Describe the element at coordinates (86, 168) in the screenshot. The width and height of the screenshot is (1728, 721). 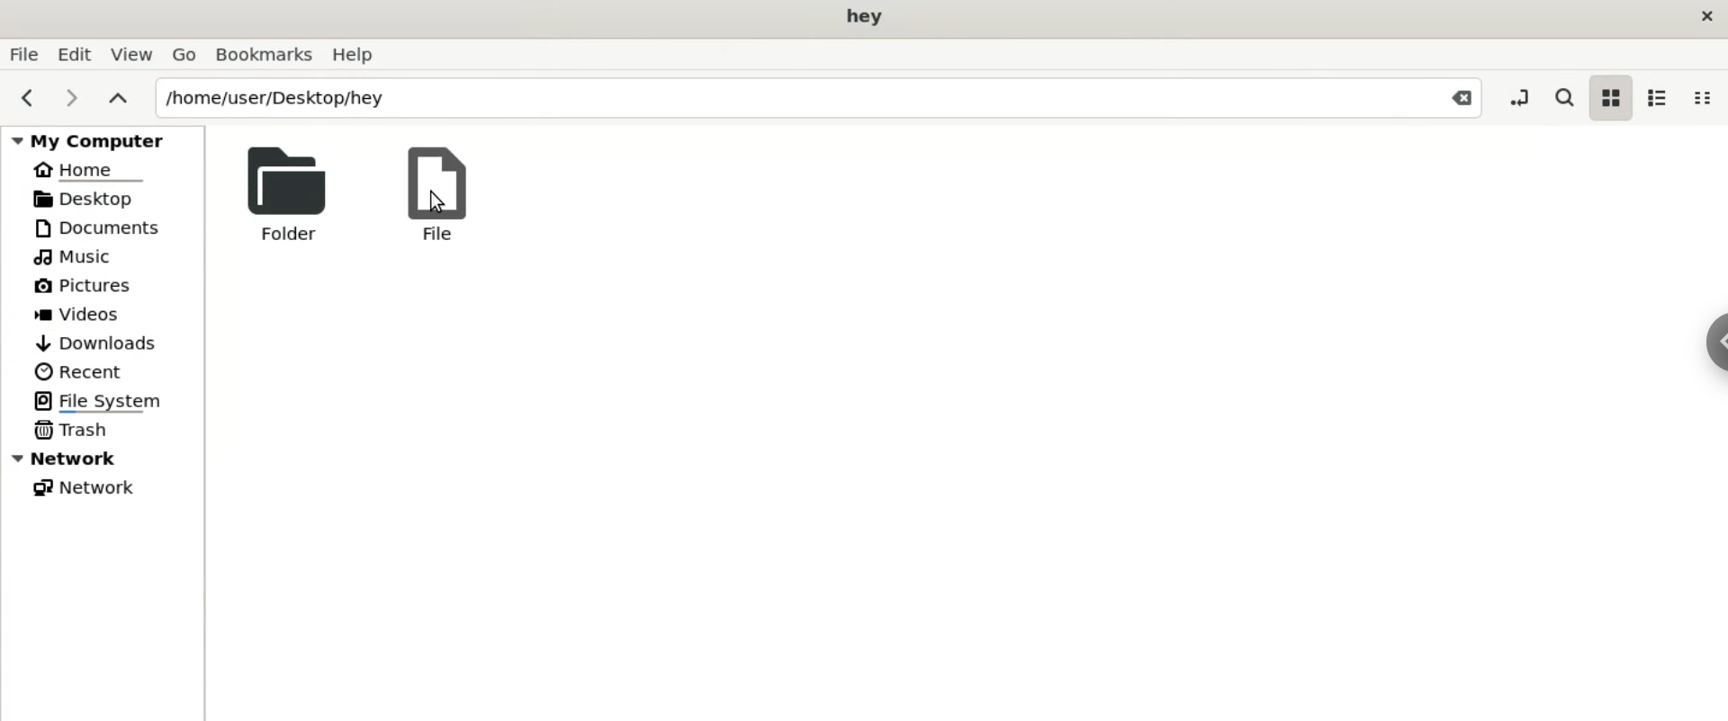
I see `home` at that location.